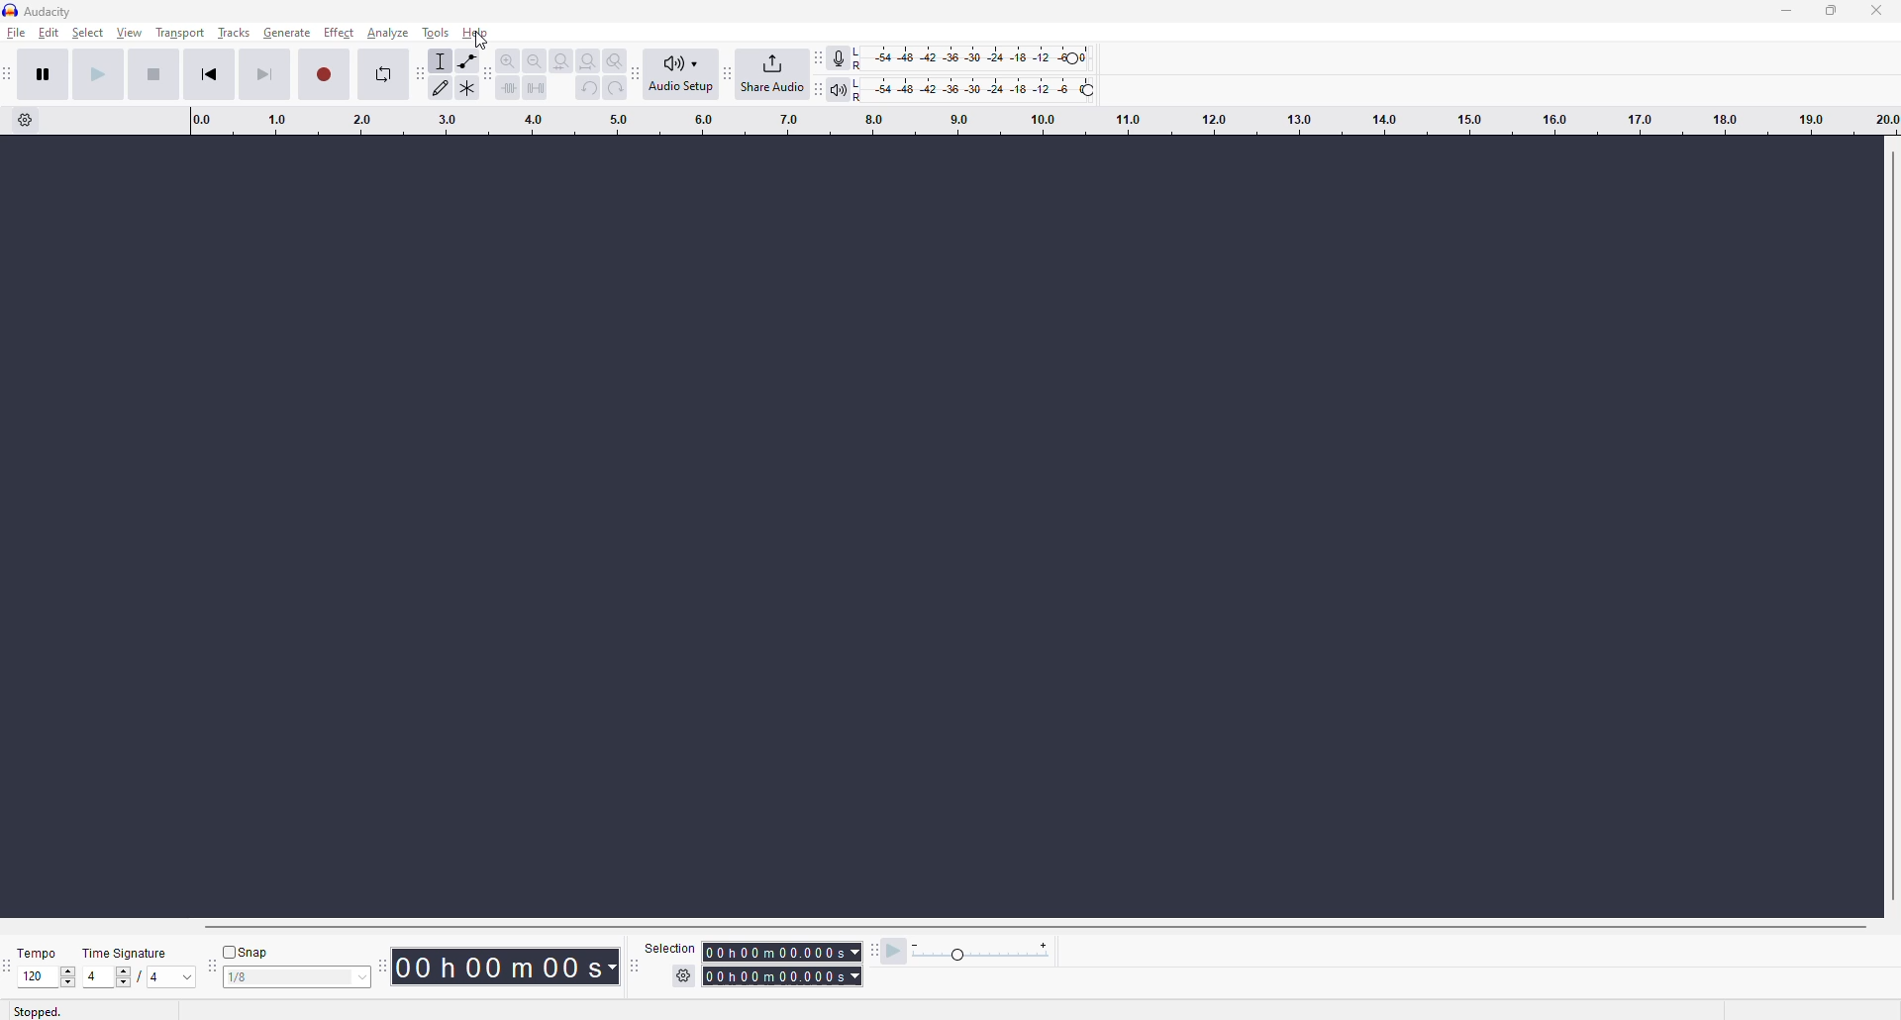 This screenshot has width=1901, height=1020. What do you see at coordinates (484, 46) in the screenshot?
I see `cursor` at bounding box center [484, 46].